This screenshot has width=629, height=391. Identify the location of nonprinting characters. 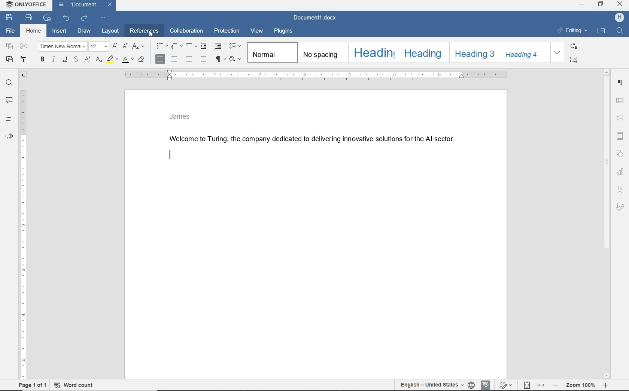
(219, 59).